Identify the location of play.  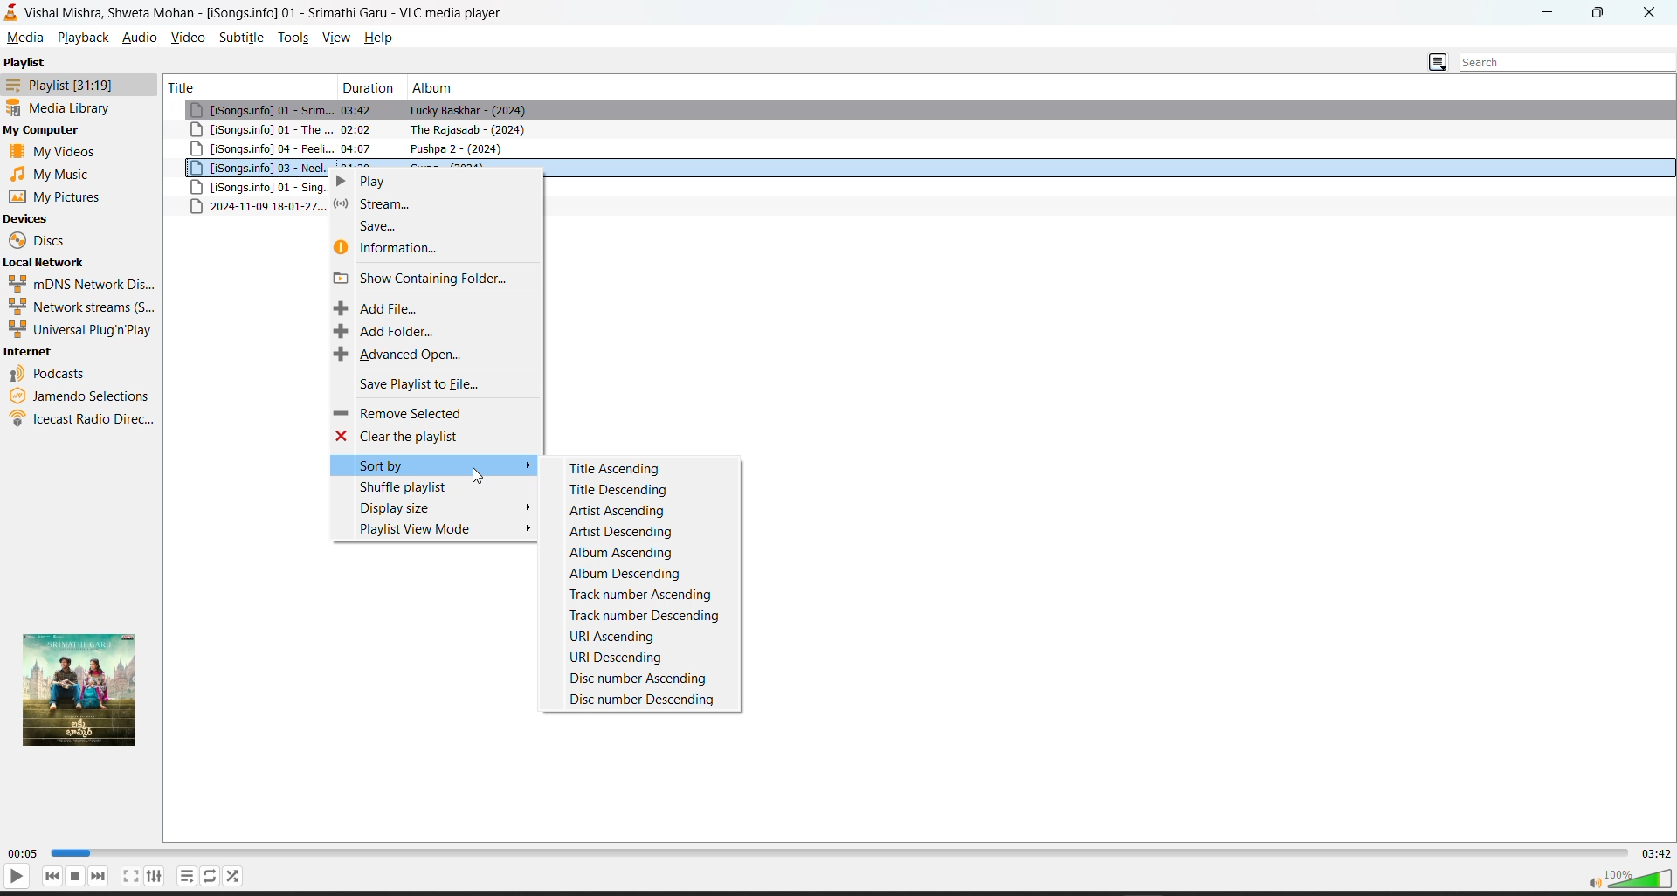
(17, 876).